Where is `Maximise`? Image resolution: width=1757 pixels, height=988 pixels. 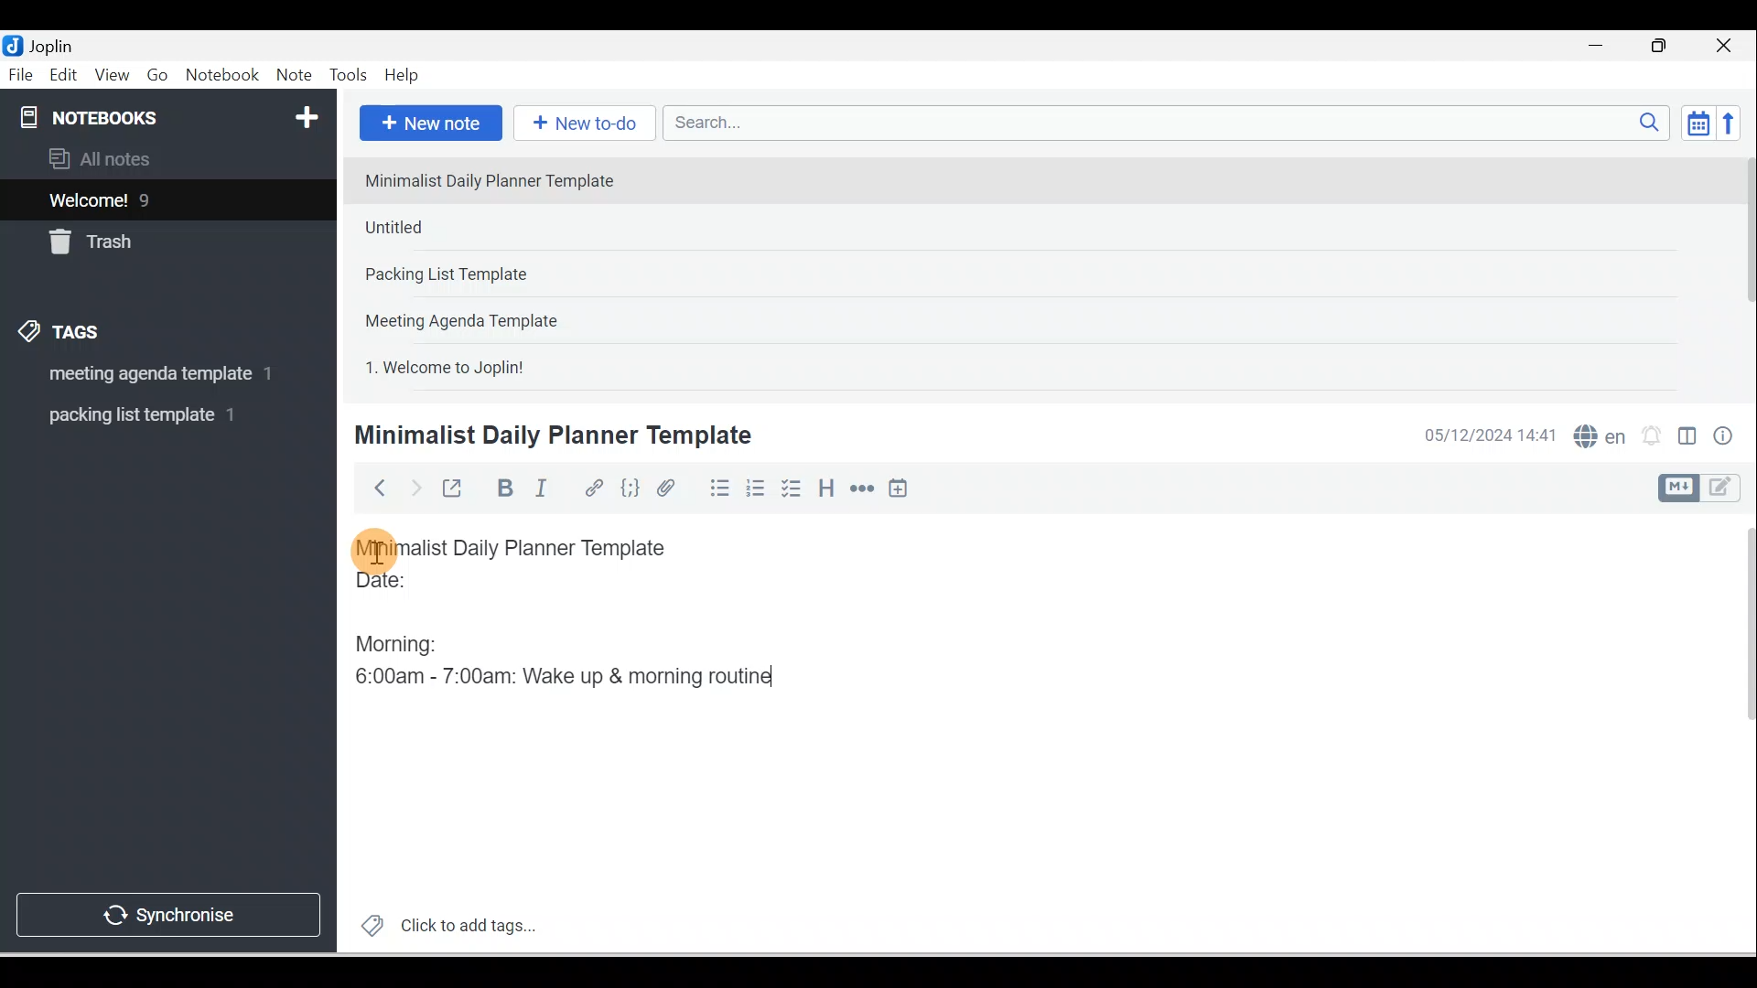 Maximise is located at coordinates (1665, 47).